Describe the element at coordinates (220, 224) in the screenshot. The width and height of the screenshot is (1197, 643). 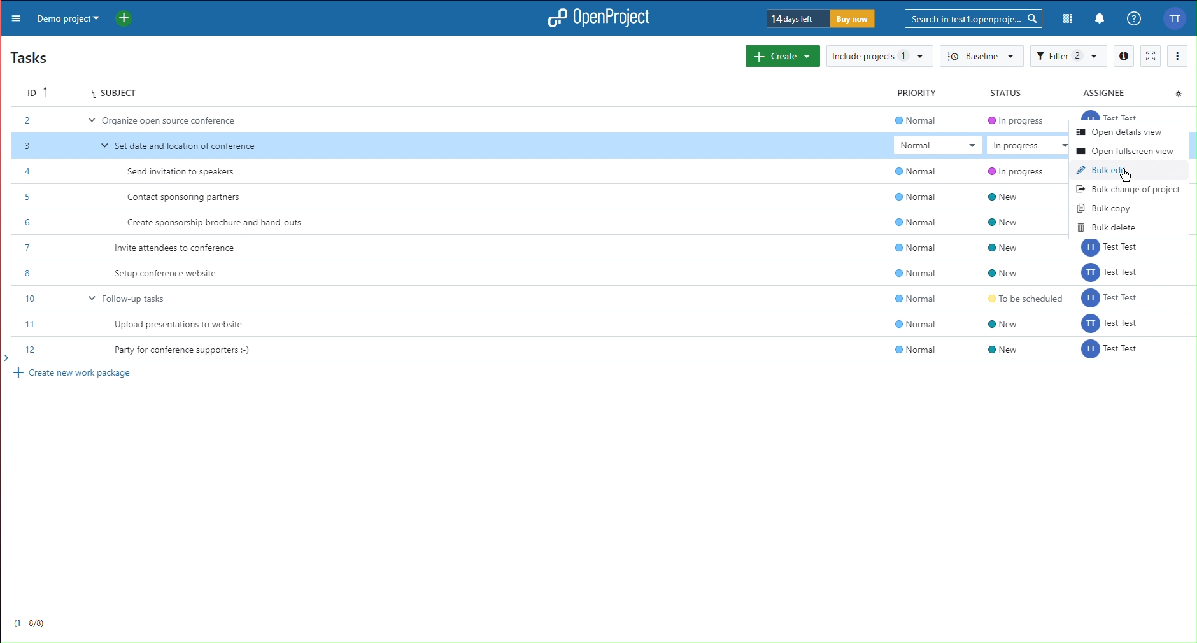
I see `Create sponsorship brochure and hand-outs` at that location.